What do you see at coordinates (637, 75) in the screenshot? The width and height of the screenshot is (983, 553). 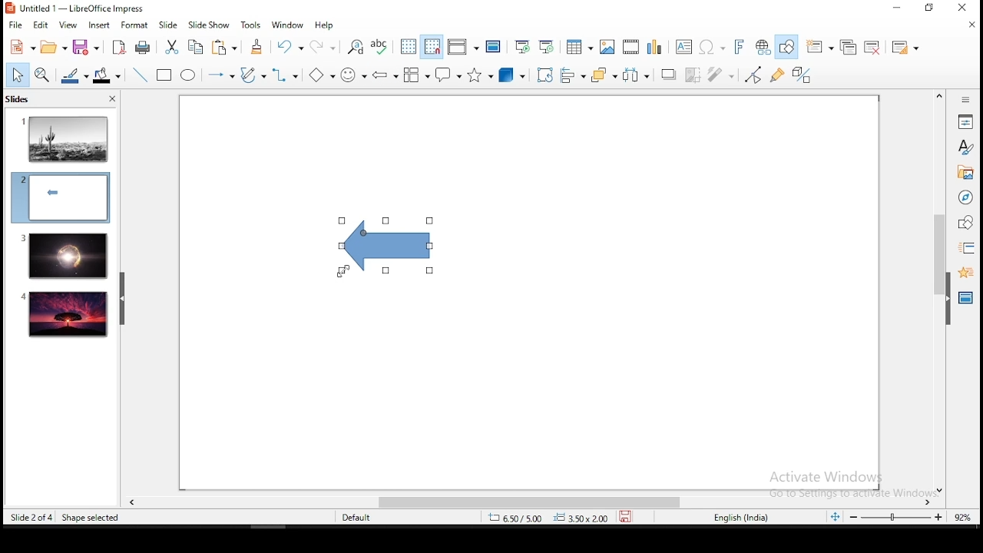 I see `distribute` at bounding box center [637, 75].